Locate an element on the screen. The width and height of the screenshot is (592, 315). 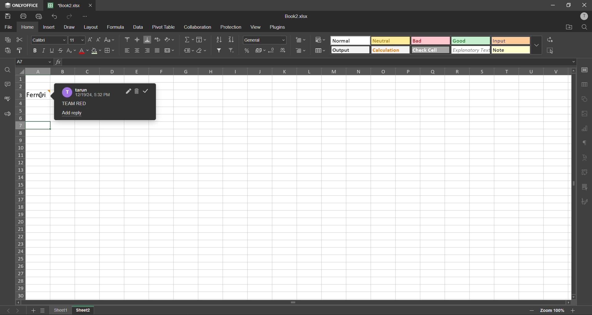
change case is located at coordinates (109, 40).